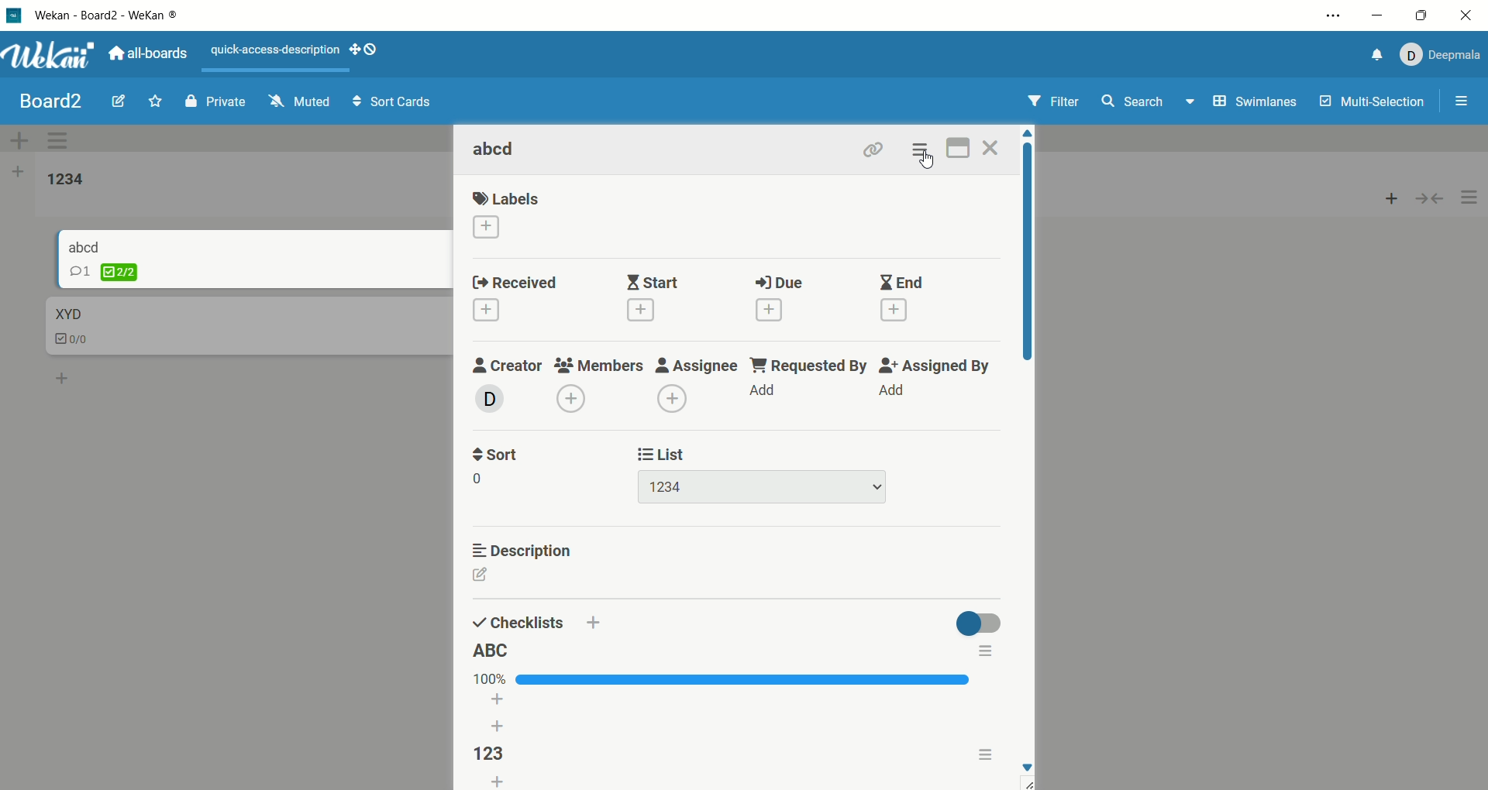  Describe the element at coordinates (154, 97) in the screenshot. I see `favorite` at that location.